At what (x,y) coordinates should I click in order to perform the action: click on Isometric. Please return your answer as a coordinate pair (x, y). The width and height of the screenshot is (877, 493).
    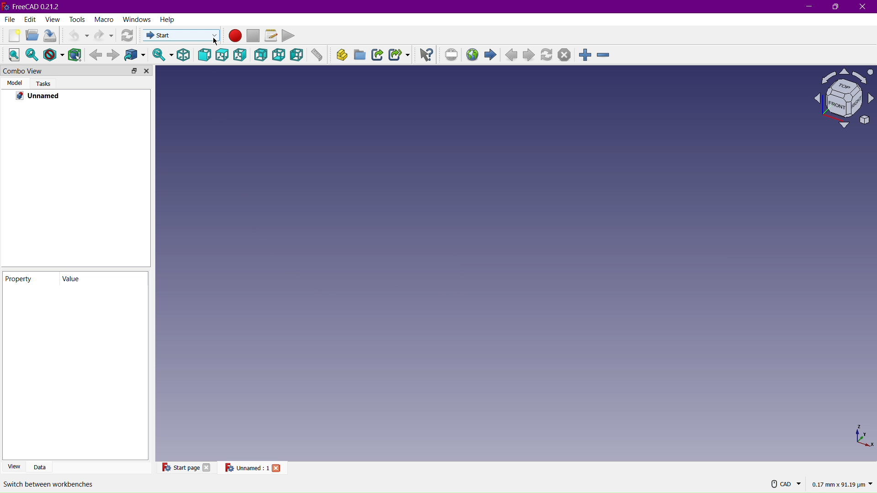
    Looking at the image, I should click on (182, 55).